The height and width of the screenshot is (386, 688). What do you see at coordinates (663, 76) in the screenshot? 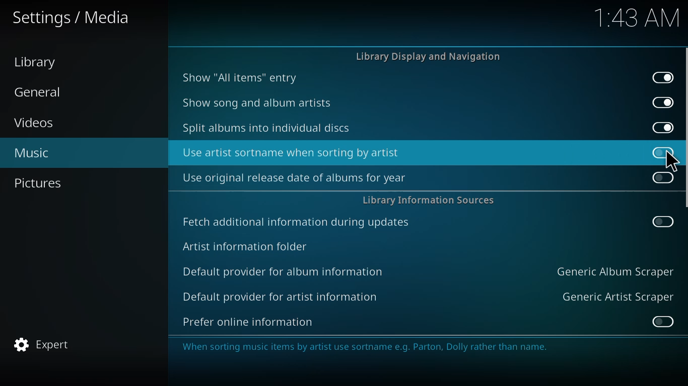
I see `enabled` at bounding box center [663, 76].